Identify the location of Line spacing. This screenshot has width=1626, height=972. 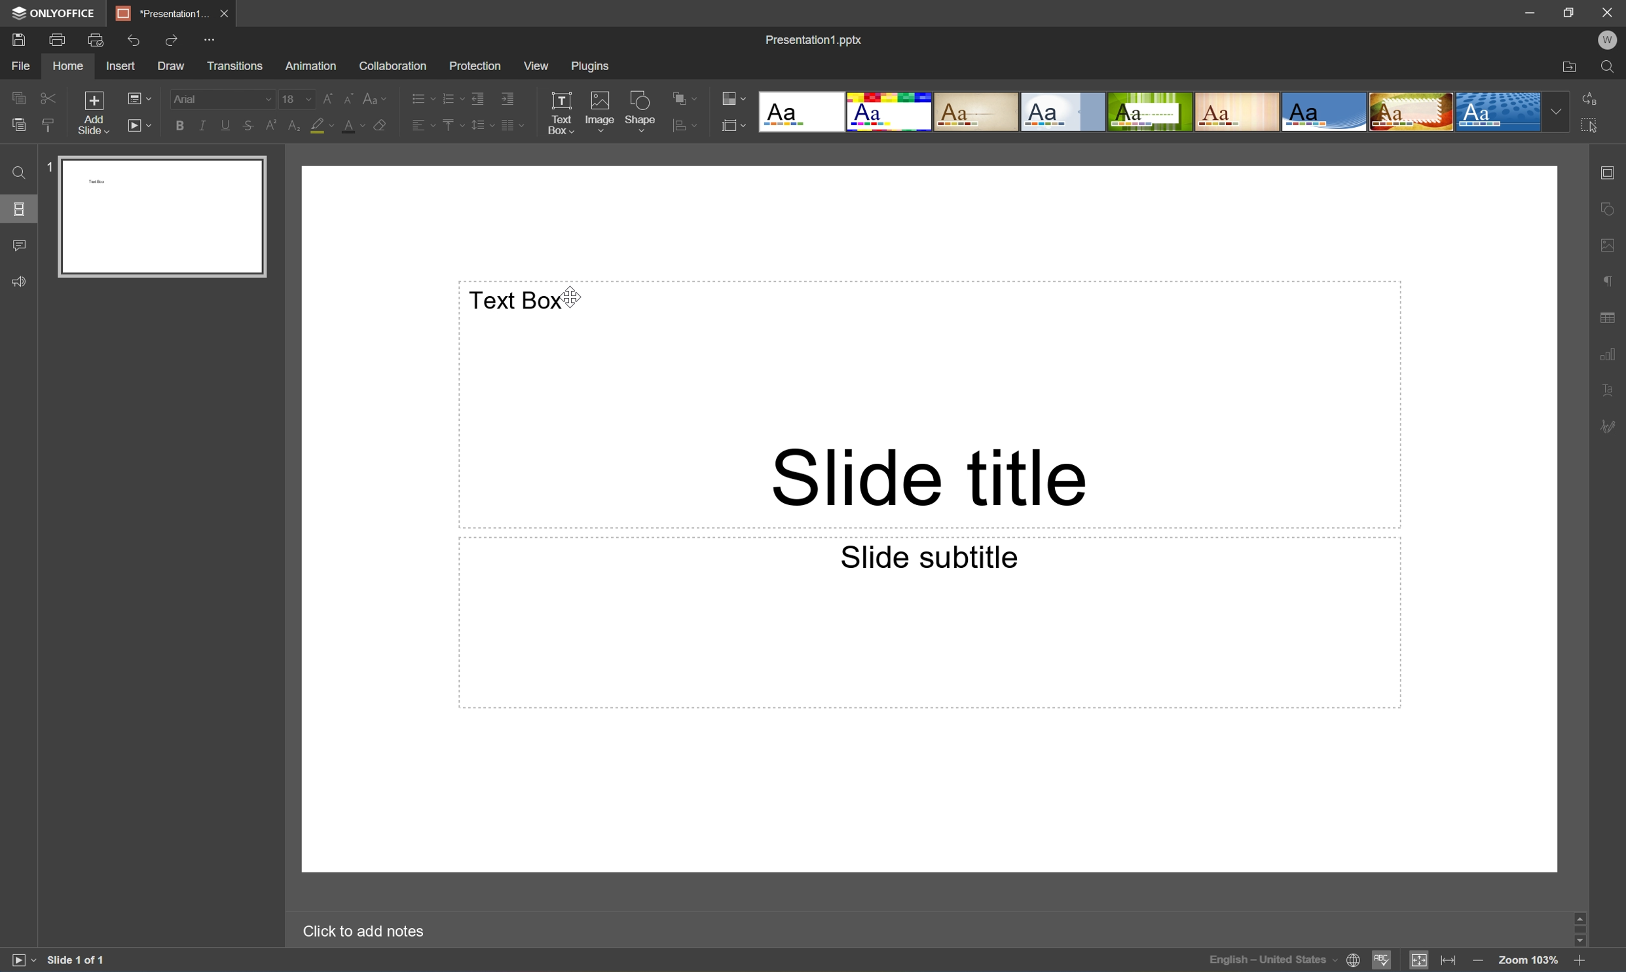
(477, 128).